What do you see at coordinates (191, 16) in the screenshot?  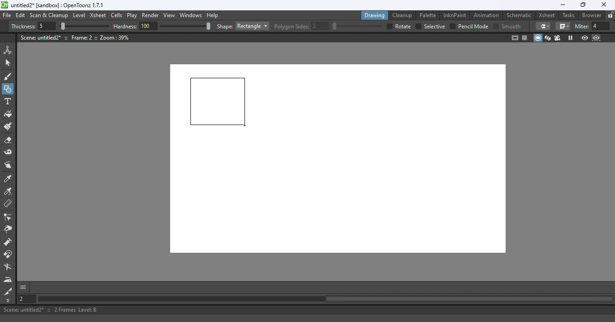 I see `Windows` at bounding box center [191, 16].